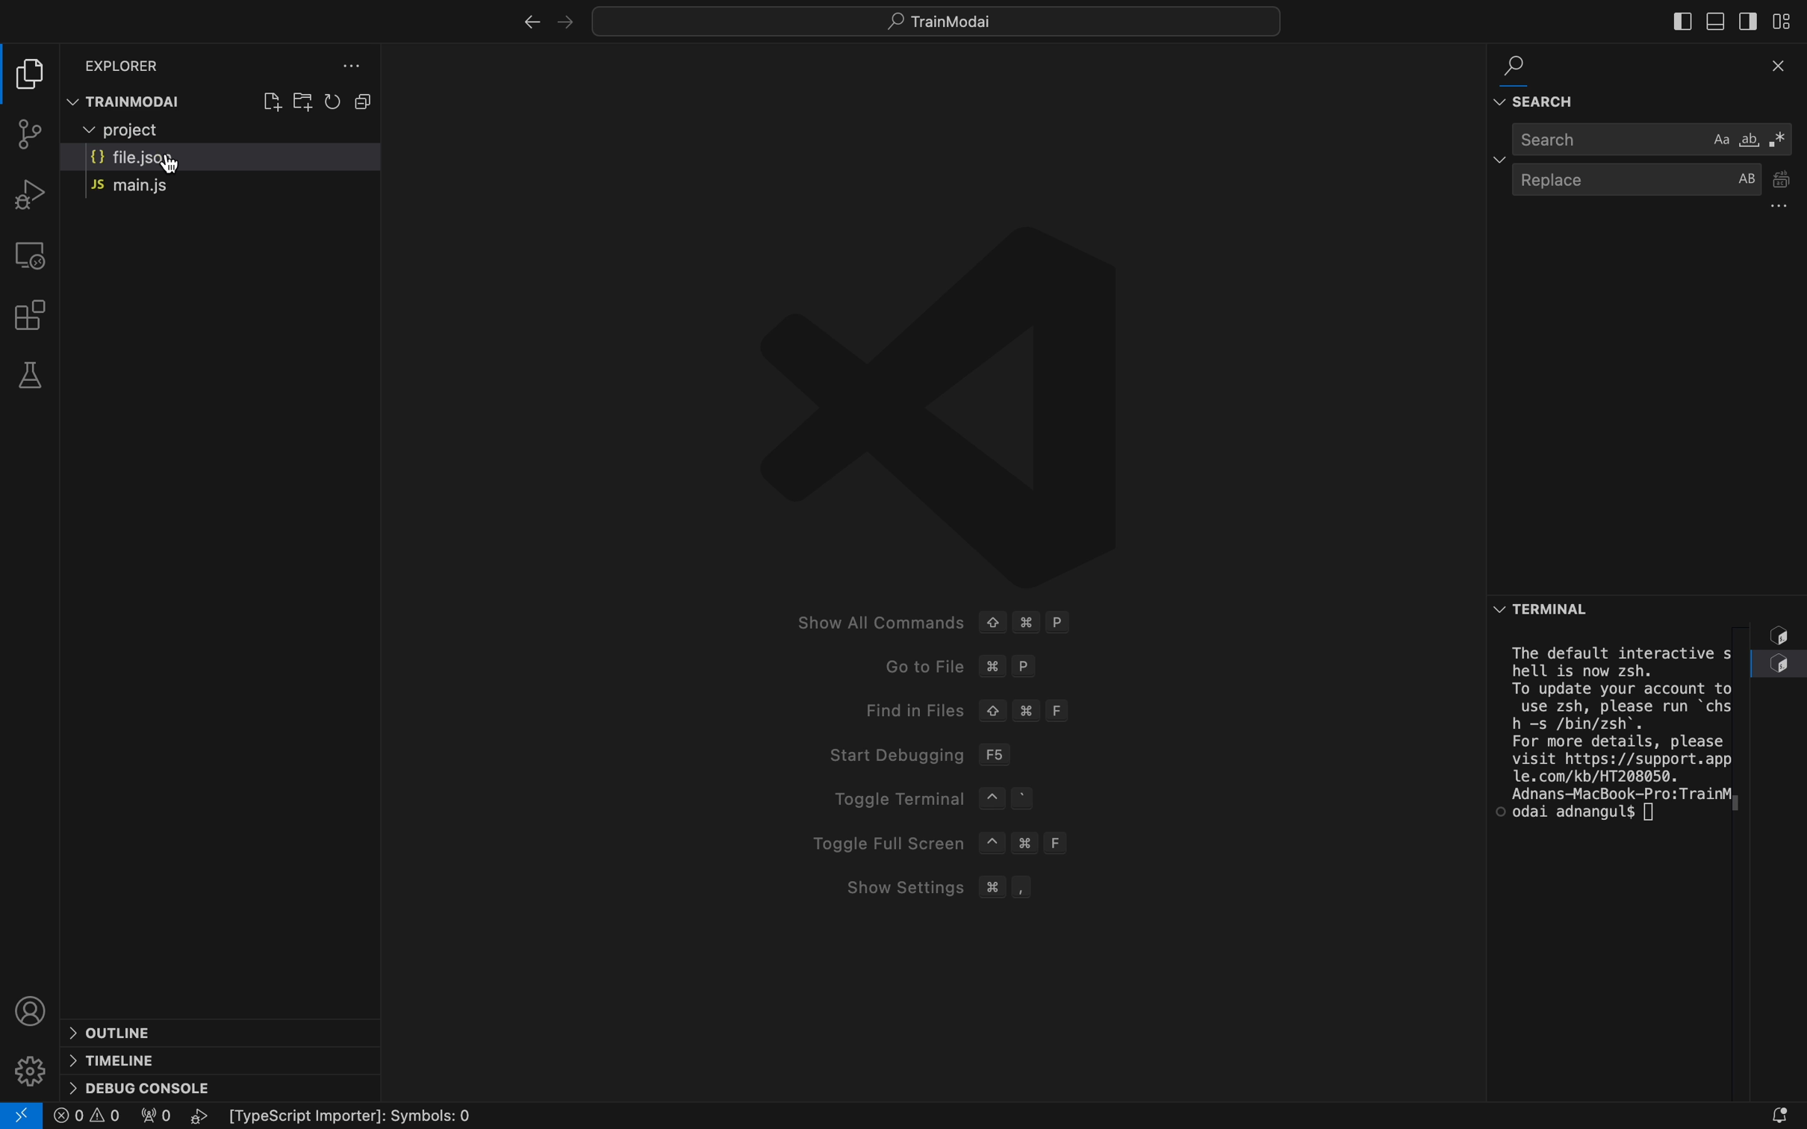 This screenshot has height=1129, width=1807. What do you see at coordinates (1786, 19) in the screenshot?
I see `layouts` at bounding box center [1786, 19].